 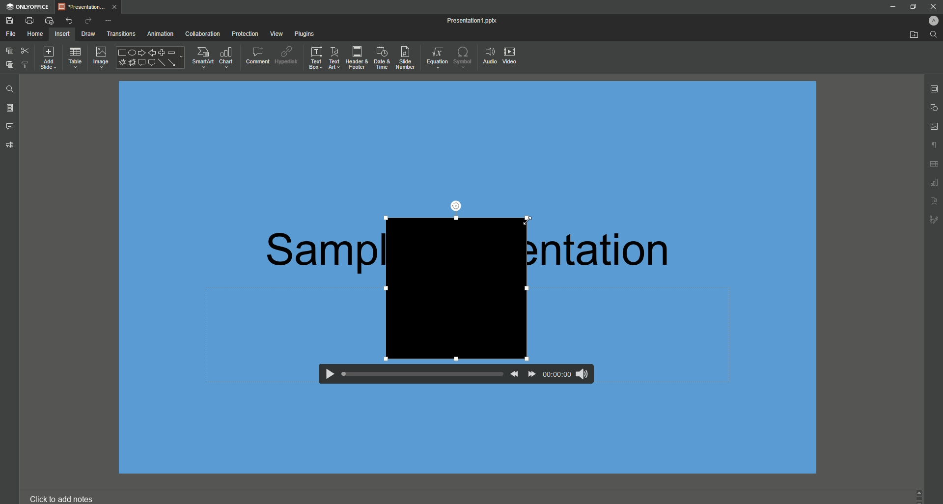 What do you see at coordinates (304, 33) in the screenshot?
I see `Plugins` at bounding box center [304, 33].